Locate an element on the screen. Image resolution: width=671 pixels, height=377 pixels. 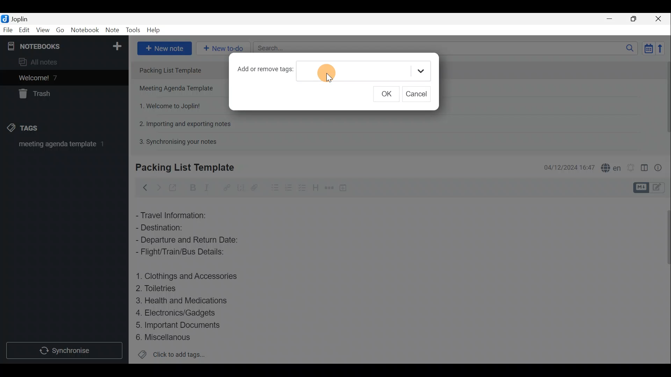
Text box is located at coordinates (360, 69).